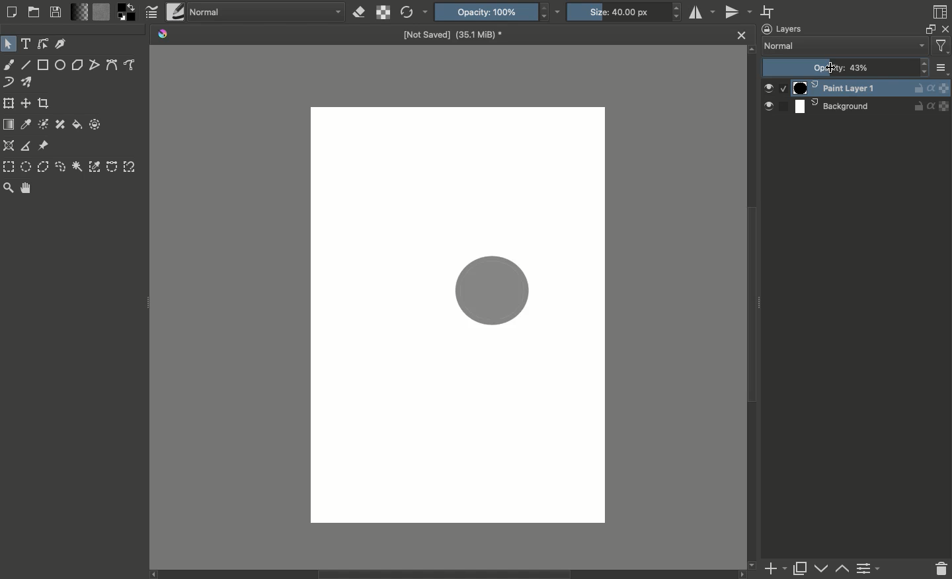  I want to click on select slot, so click(783, 106).